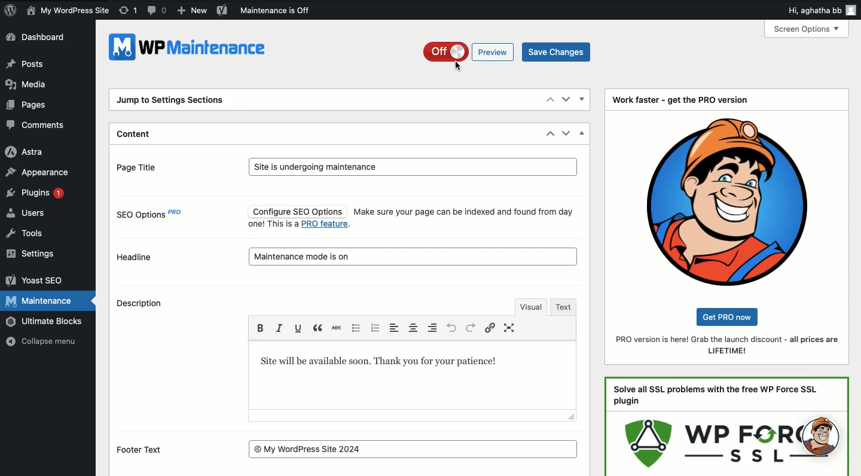  I want to click on Text, so click(564, 307).